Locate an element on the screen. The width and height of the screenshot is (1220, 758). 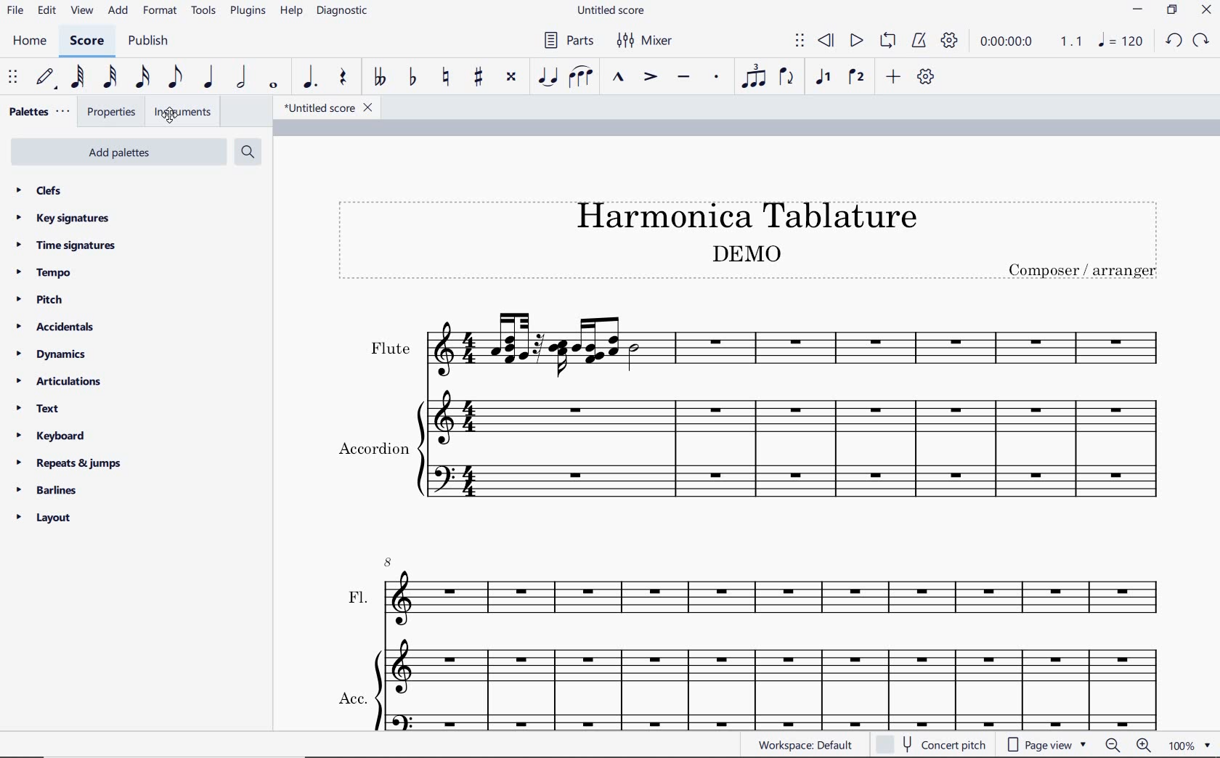
repeats & jumps is located at coordinates (70, 463).